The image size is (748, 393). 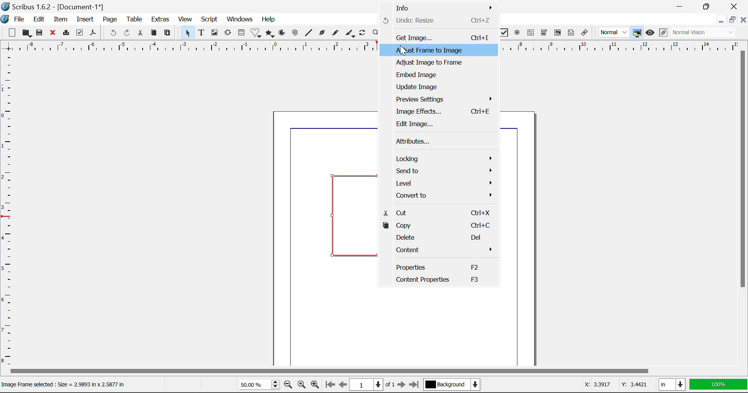 What do you see at coordinates (94, 33) in the screenshot?
I see `Save as Pdf` at bounding box center [94, 33].